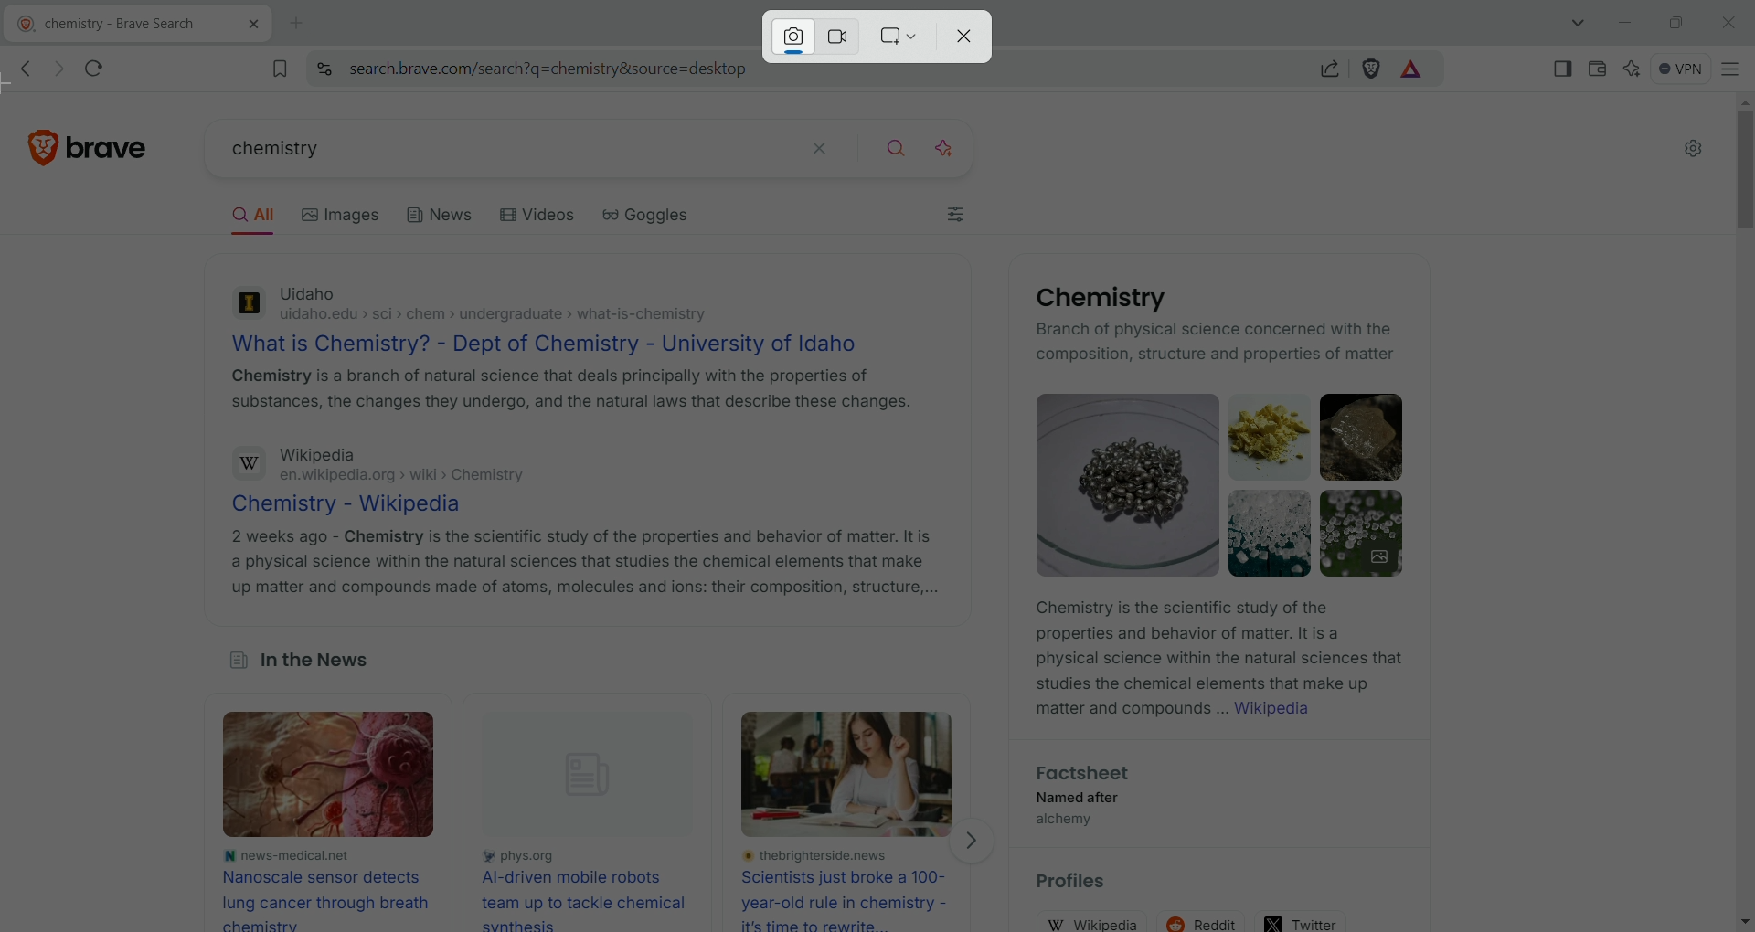 This screenshot has height=932, width=1755. I want to click on close, so click(970, 37).